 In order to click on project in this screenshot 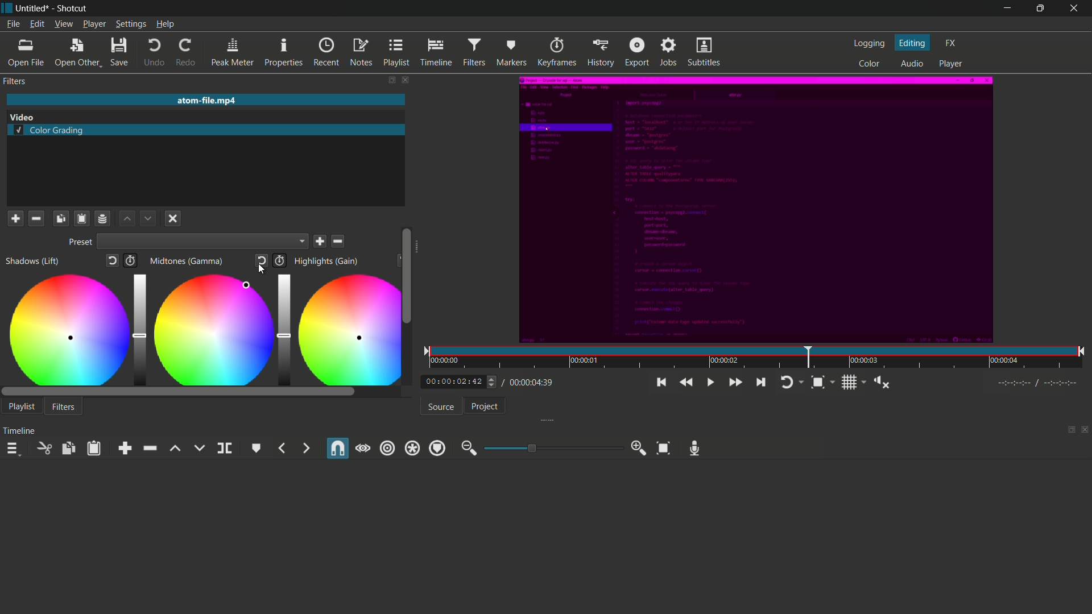, I will do `click(484, 406)`.